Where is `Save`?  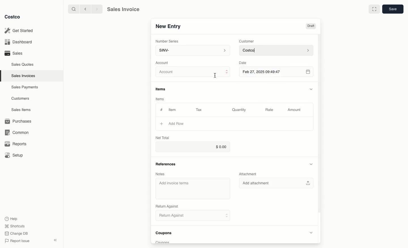 Save is located at coordinates (392, 9).